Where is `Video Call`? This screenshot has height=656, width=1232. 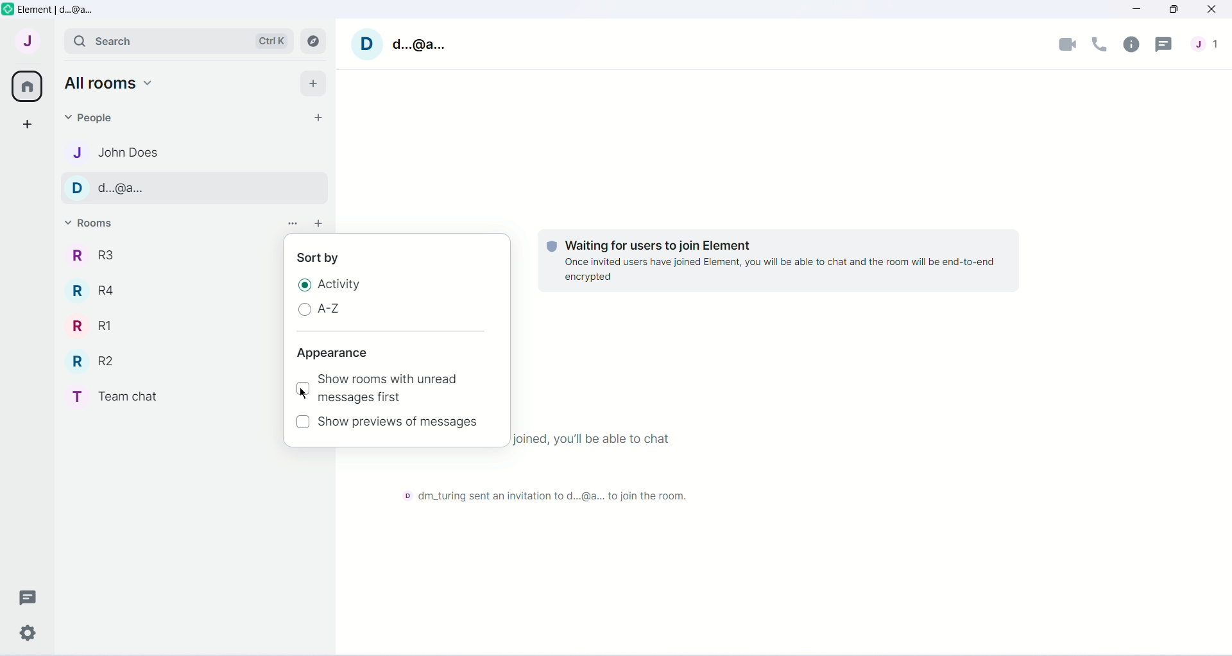
Video Call is located at coordinates (1068, 42).